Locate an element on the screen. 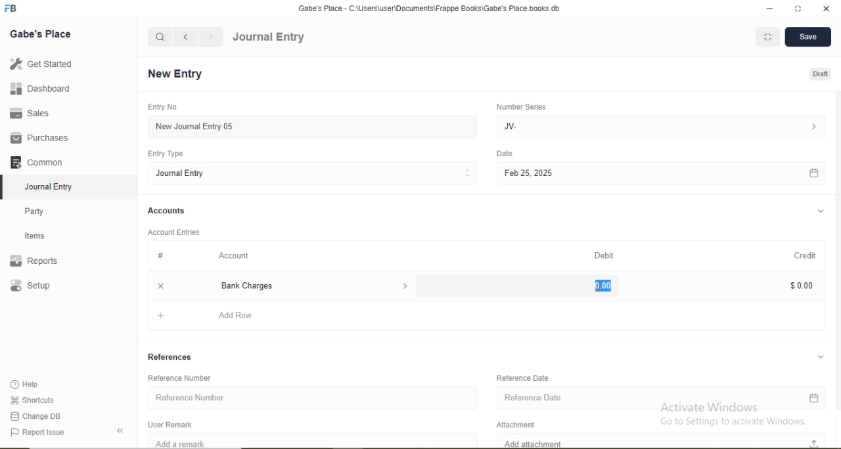 The width and height of the screenshot is (841, 449). navigate forward is located at coordinates (212, 37).